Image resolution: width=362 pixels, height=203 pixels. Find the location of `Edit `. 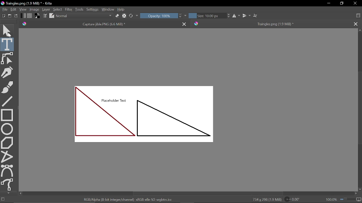

Edit  is located at coordinates (14, 10).